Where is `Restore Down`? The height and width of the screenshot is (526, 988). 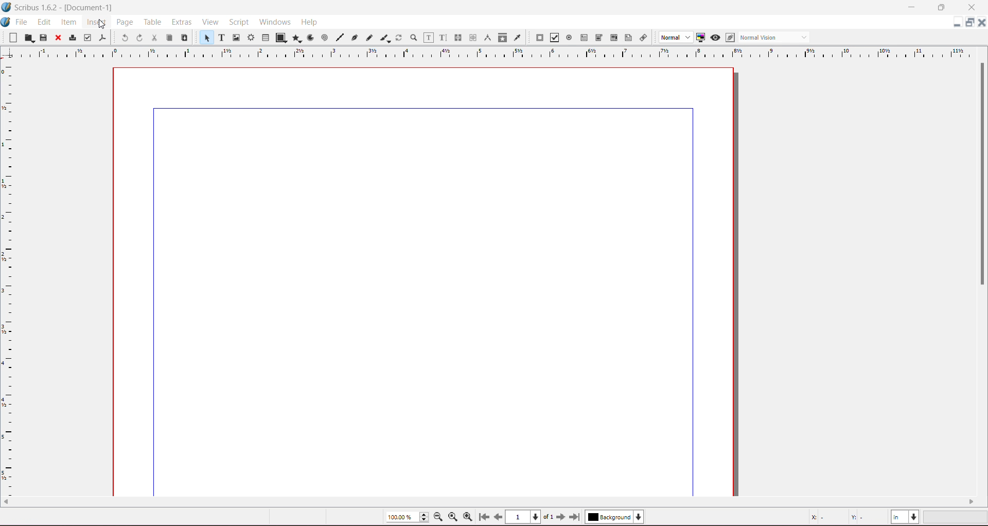
Restore Down is located at coordinates (940, 7).